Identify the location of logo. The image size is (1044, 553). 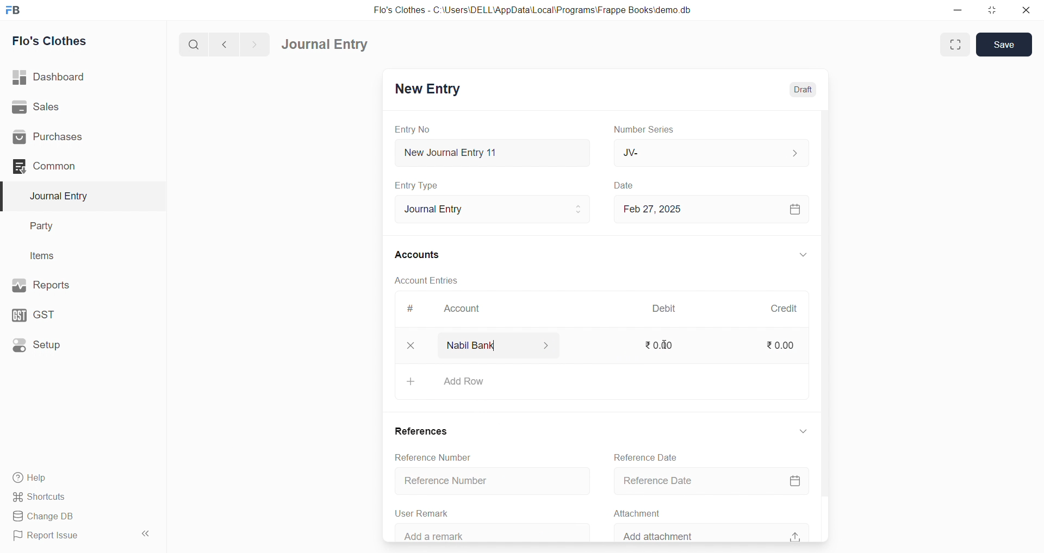
(17, 9).